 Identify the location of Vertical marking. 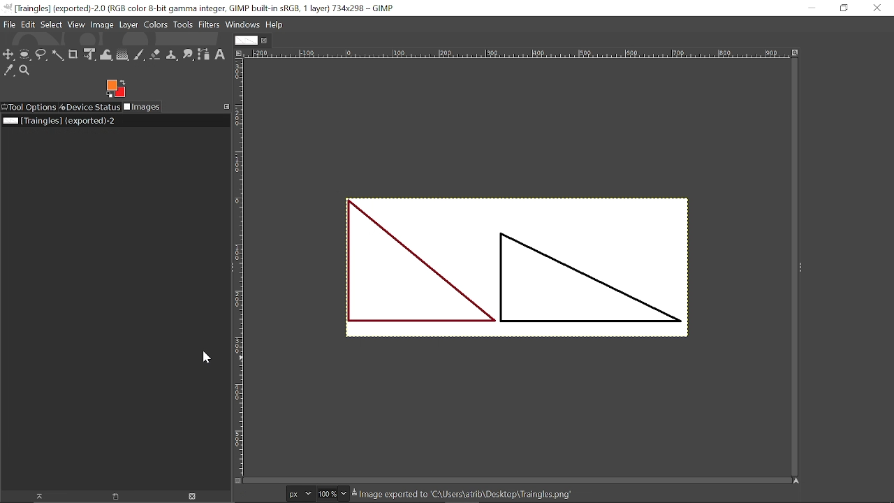
(240, 266).